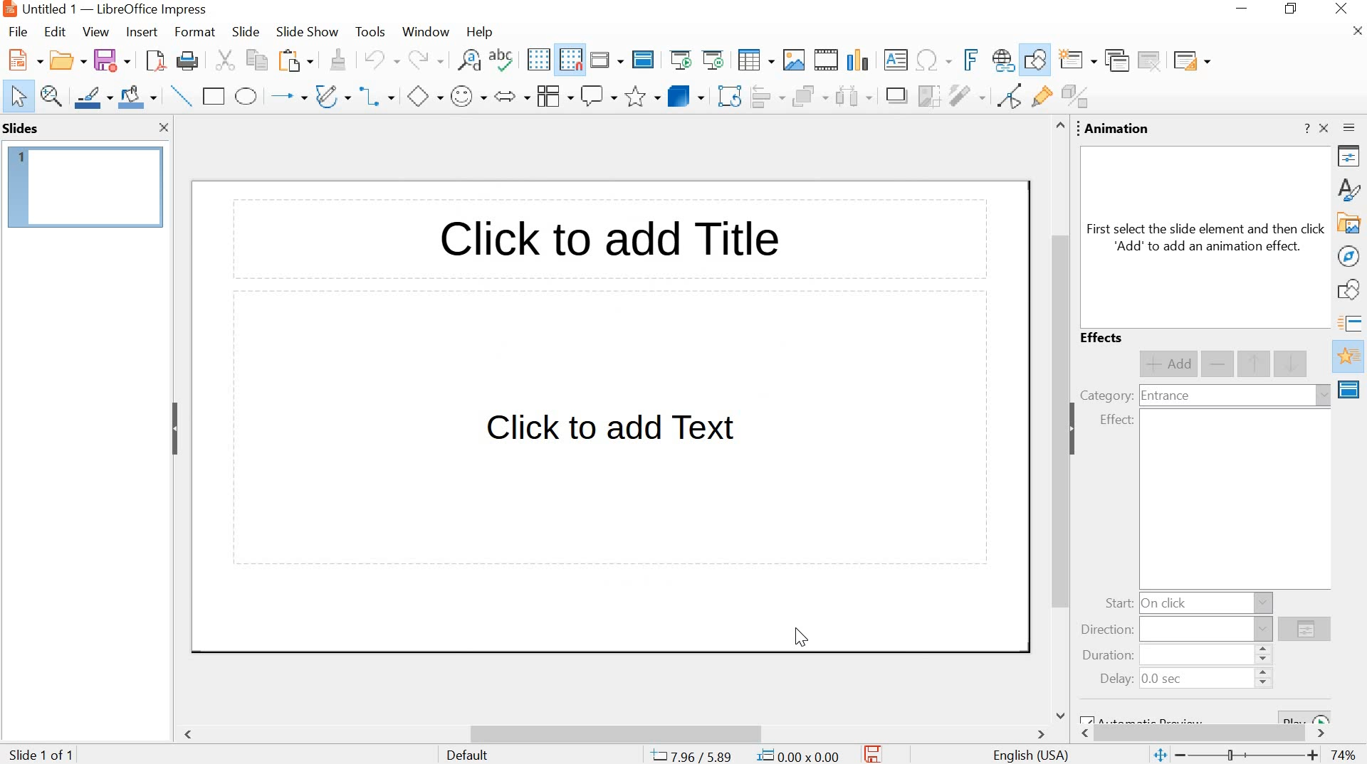 This screenshot has height=764, width=1367. Describe the element at coordinates (1106, 395) in the screenshot. I see `category` at that location.